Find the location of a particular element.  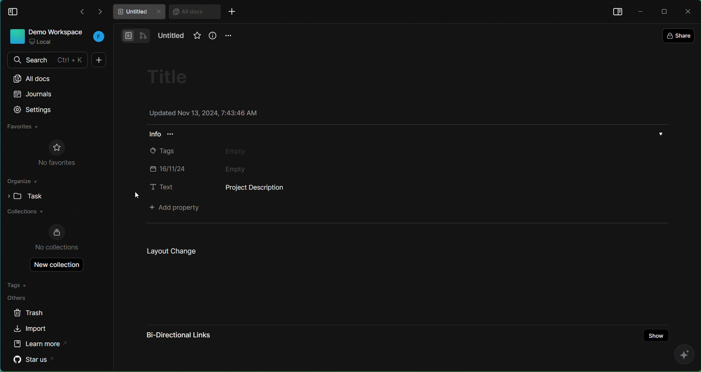

@ All docs is located at coordinates (195, 12).